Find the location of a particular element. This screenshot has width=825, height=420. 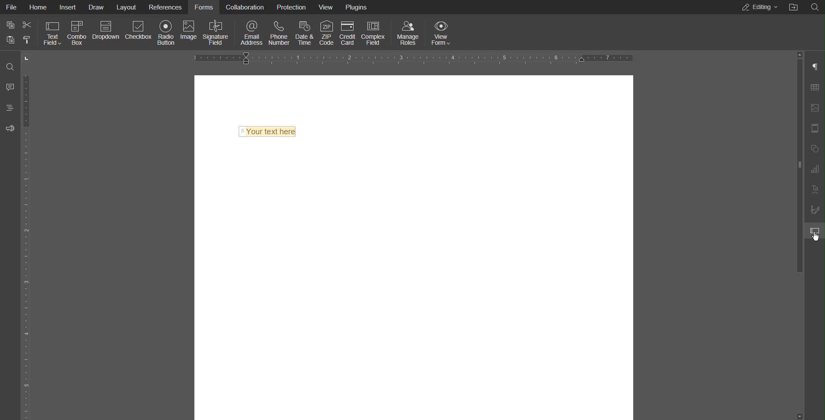

Date & Time is located at coordinates (305, 31).